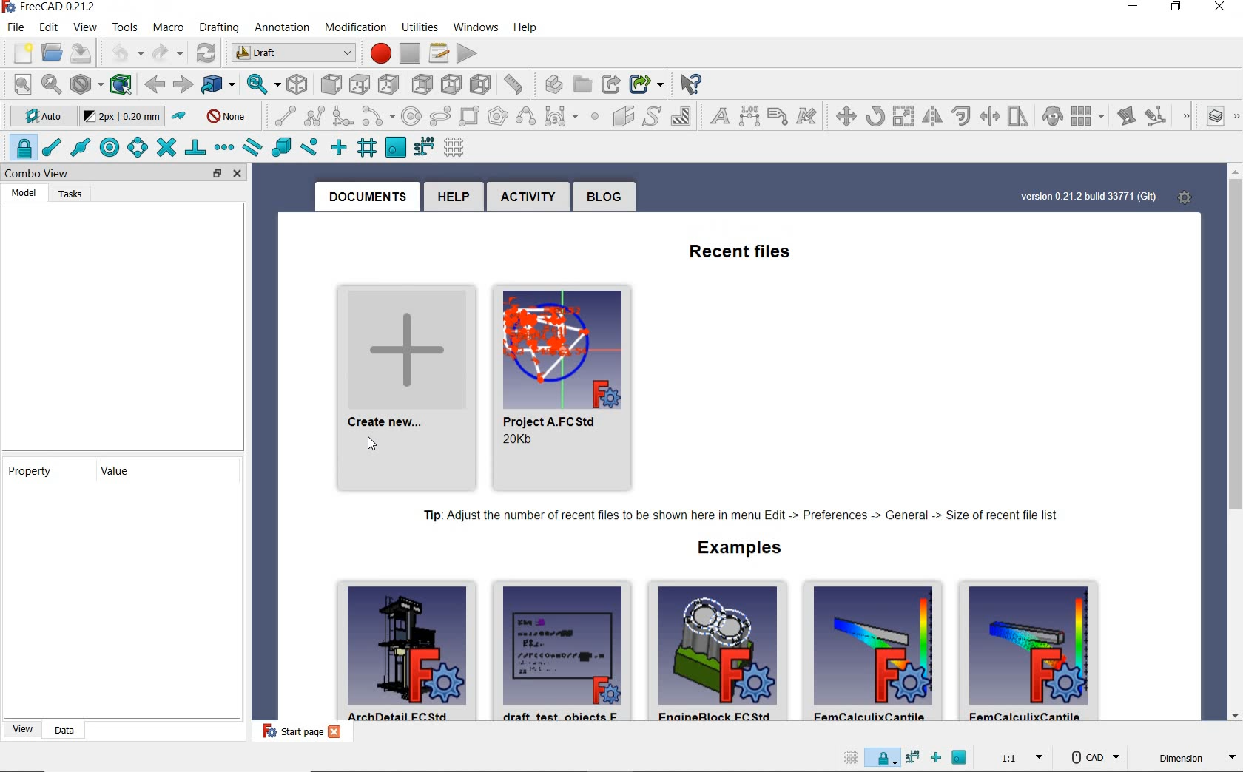 The image size is (1243, 772). Describe the element at coordinates (311, 149) in the screenshot. I see `snap near` at that location.